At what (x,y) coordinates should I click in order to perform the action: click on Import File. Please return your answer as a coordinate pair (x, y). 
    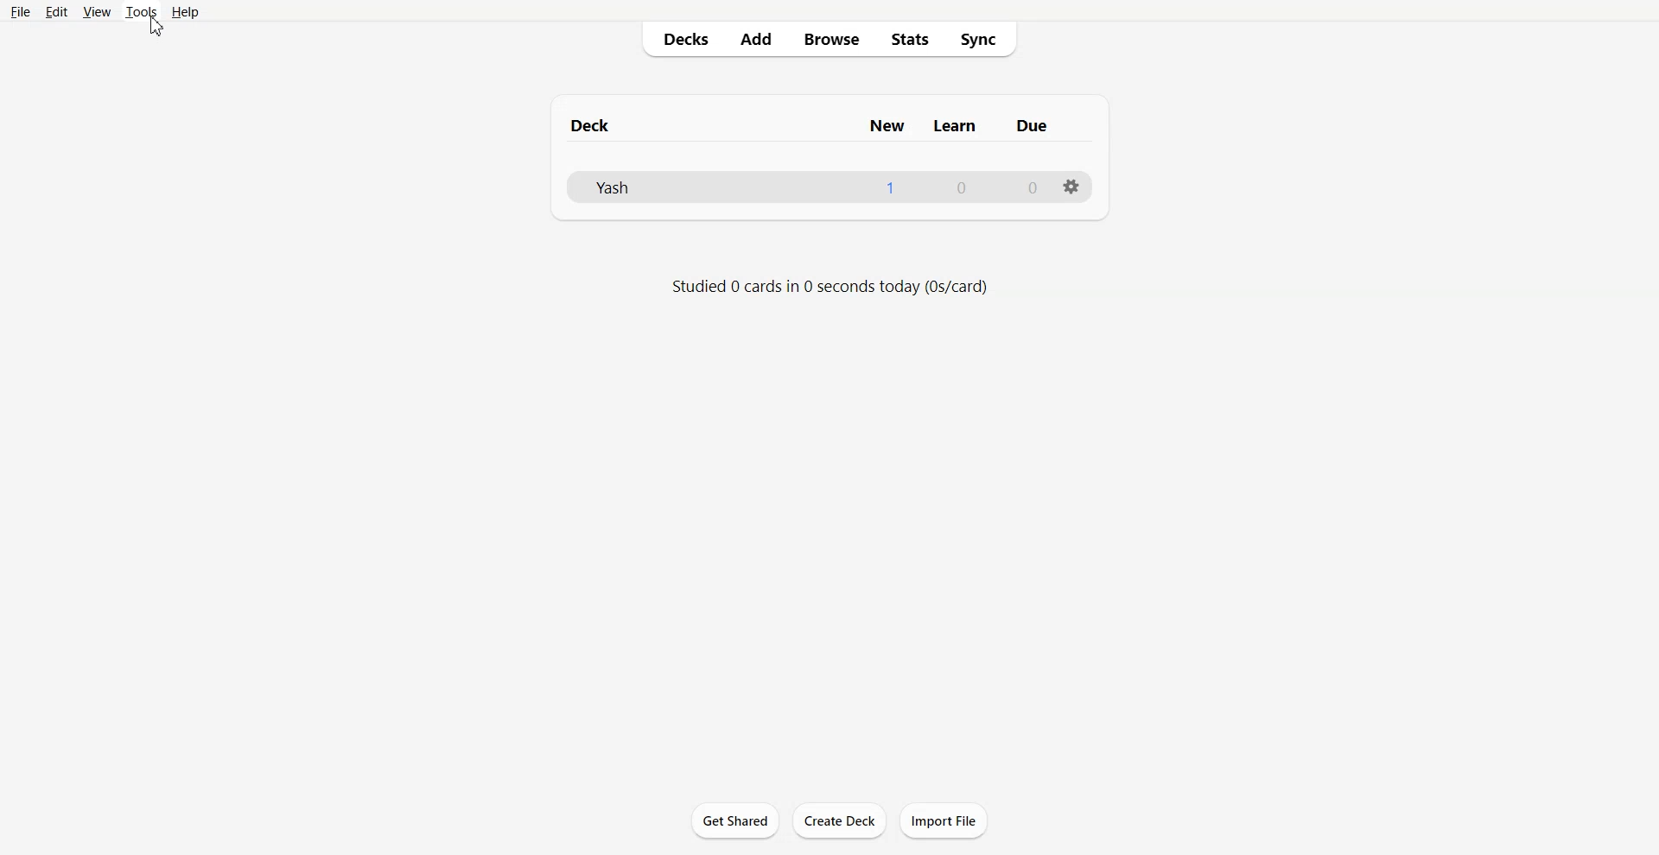
    Looking at the image, I should click on (946, 820).